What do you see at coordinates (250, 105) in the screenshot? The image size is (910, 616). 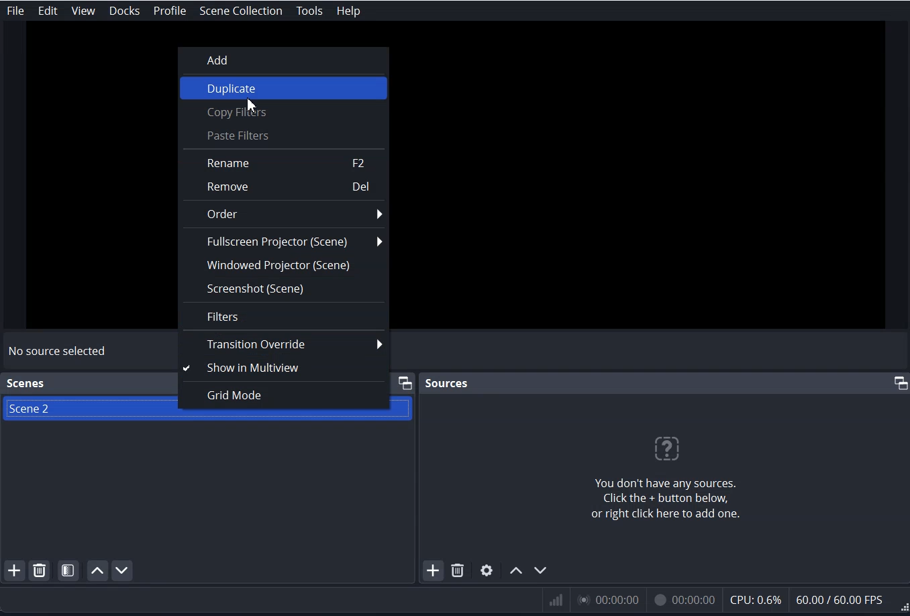 I see `Cursor` at bounding box center [250, 105].